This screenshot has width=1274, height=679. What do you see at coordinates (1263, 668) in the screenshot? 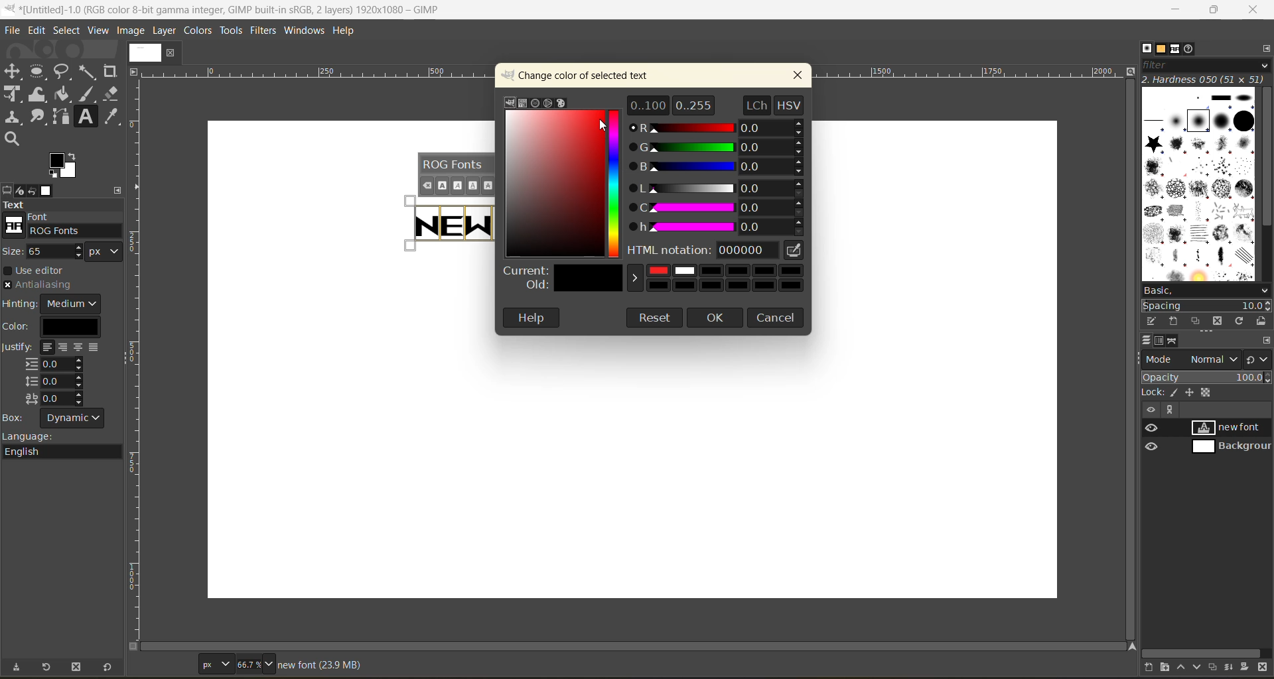
I see `delete this layer` at bounding box center [1263, 668].